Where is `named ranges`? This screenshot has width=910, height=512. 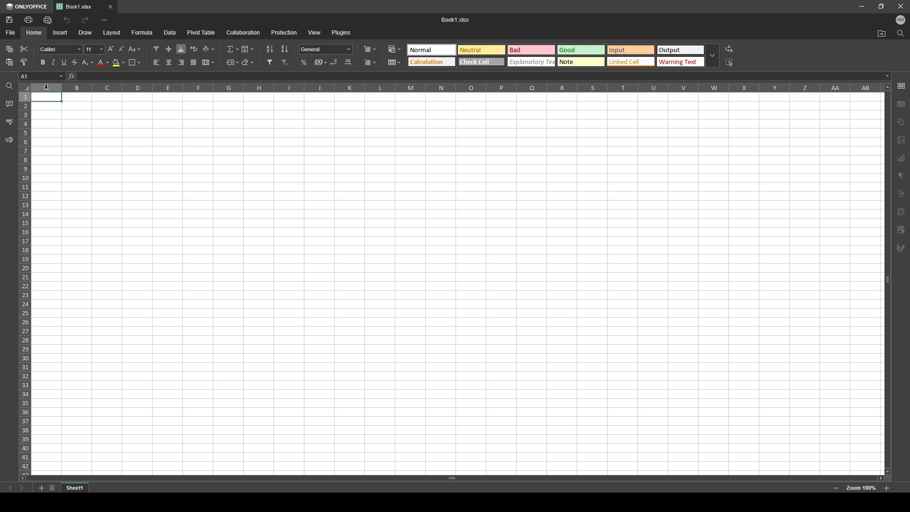
named ranges is located at coordinates (233, 63).